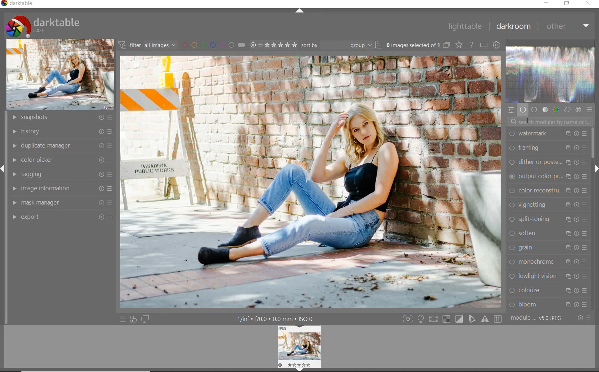 The width and height of the screenshot is (599, 372). What do you see at coordinates (146, 319) in the screenshot?
I see `display a second darkroom image widow` at bounding box center [146, 319].